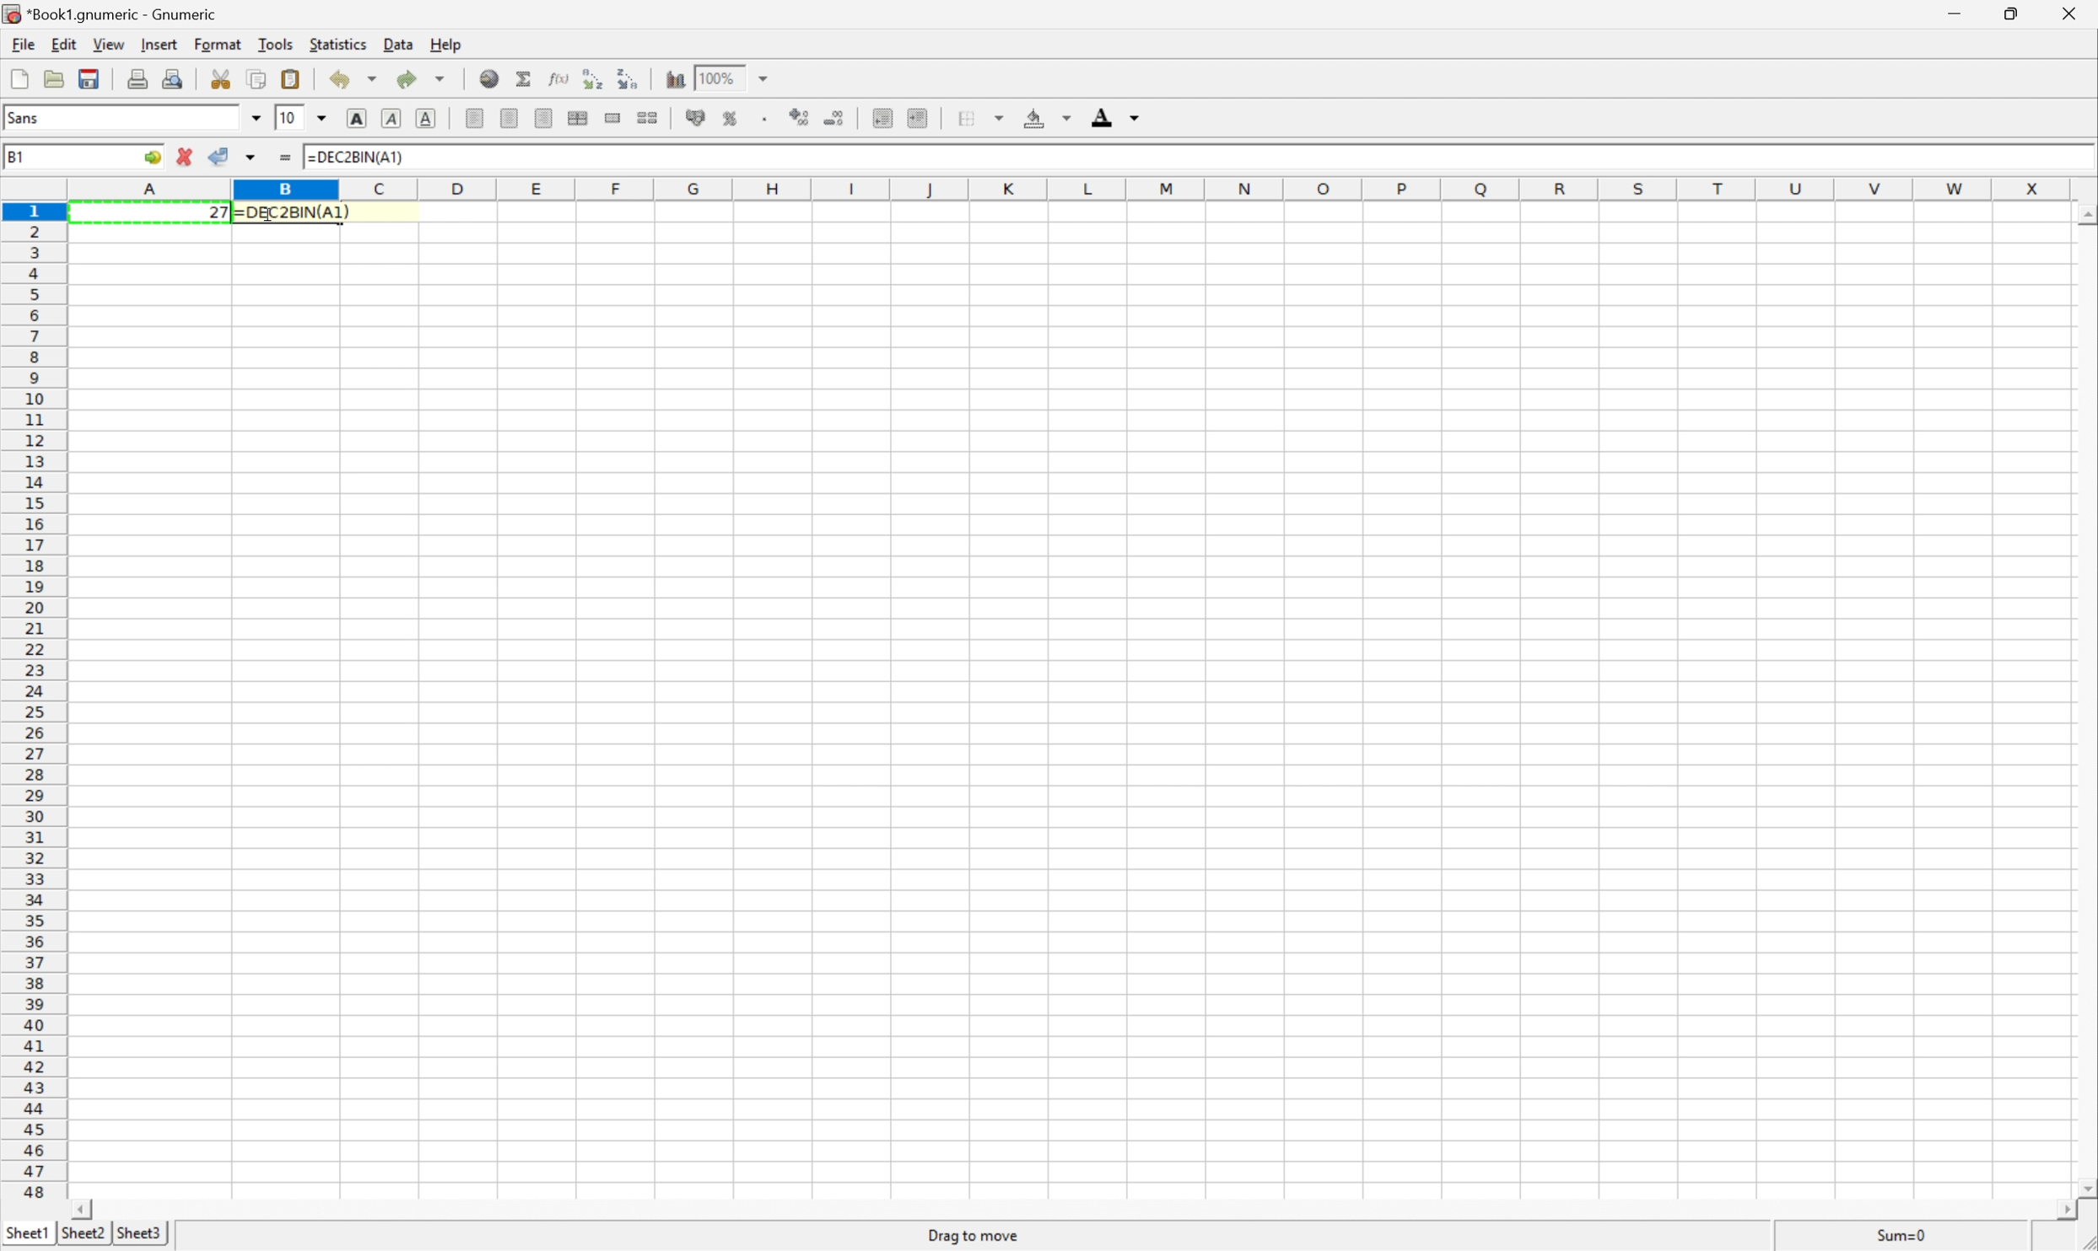  What do you see at coordinates (974, 1238) in the screenshot?
I see `Drag to move` at bounding box center [974, 1238].